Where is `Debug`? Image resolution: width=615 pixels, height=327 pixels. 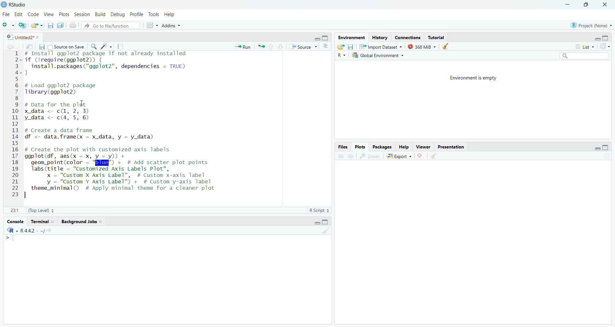 Debug is located at coordinates (118, 14).